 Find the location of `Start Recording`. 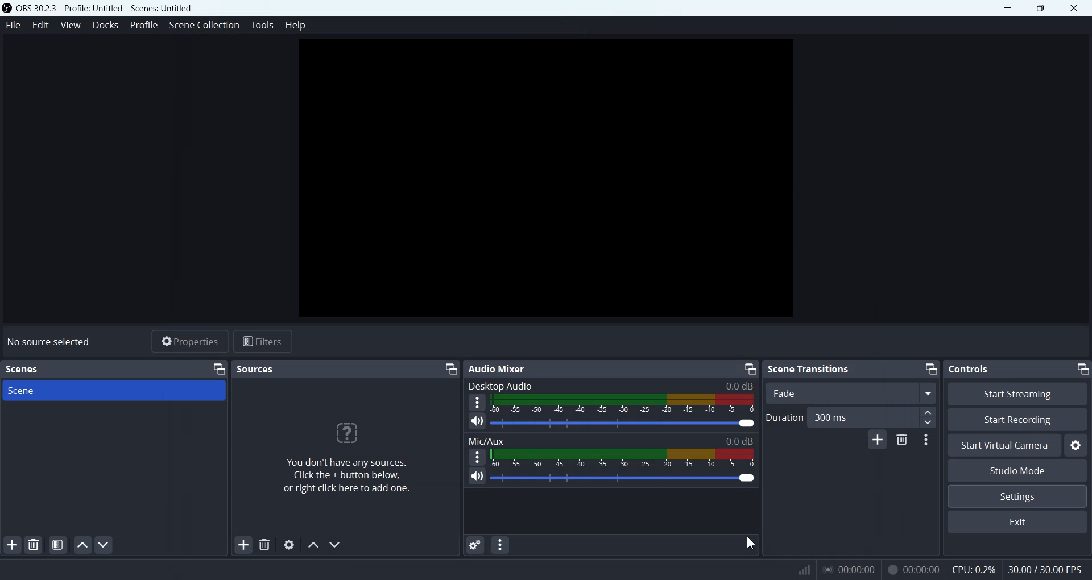

Start Recording is located at coordinates (1019, 420).